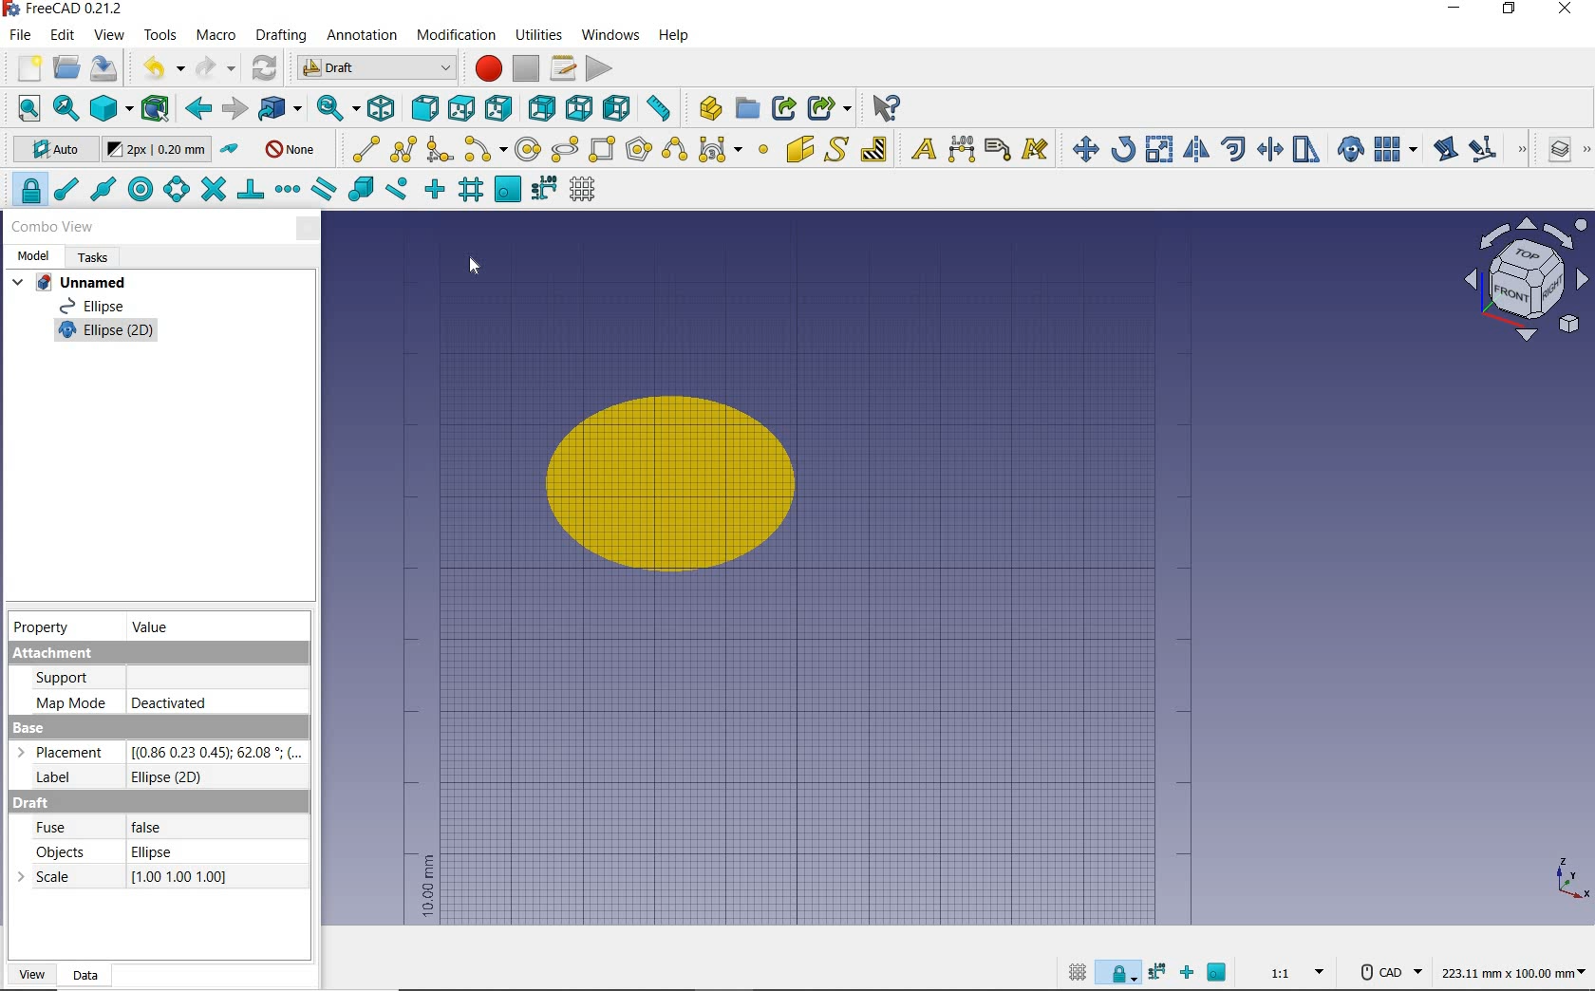 Image resolution: width=1595 pixels, height=991 pixels. I want to click on unnamed, so click(74, 281).